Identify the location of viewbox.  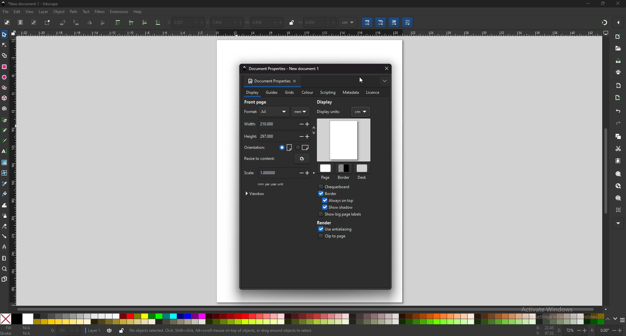
(258, 193).